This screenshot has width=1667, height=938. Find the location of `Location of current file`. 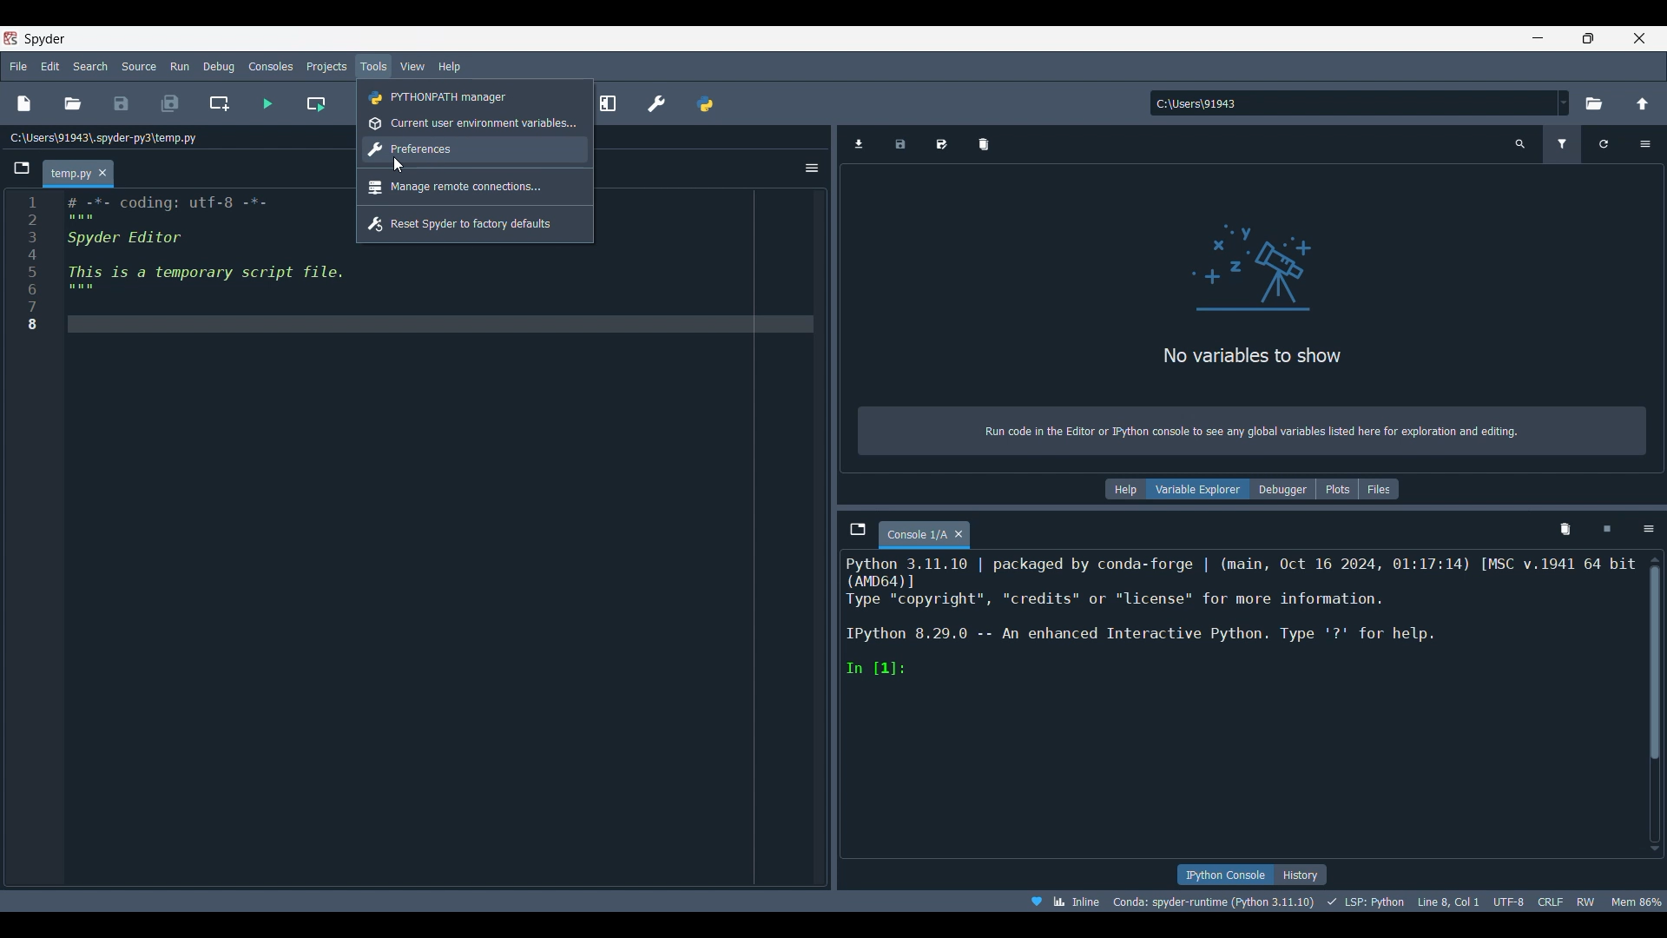

Location of current file is located at coordinates (104, 138).